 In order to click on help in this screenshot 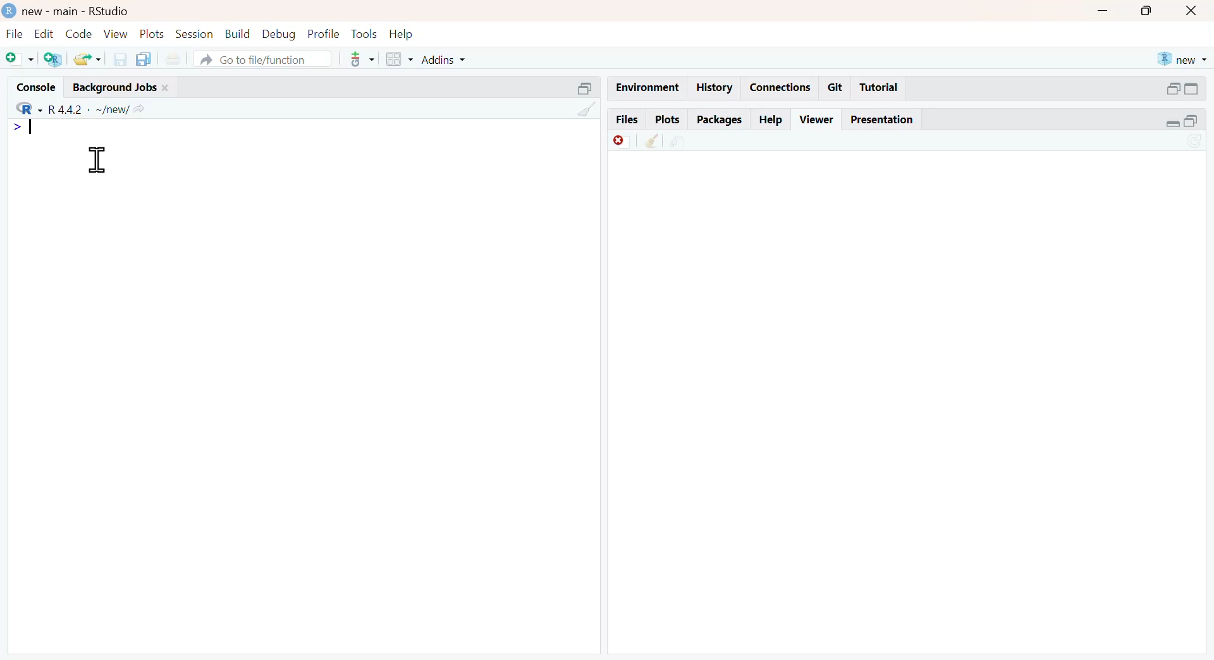, I will do `click(402, 34)`.